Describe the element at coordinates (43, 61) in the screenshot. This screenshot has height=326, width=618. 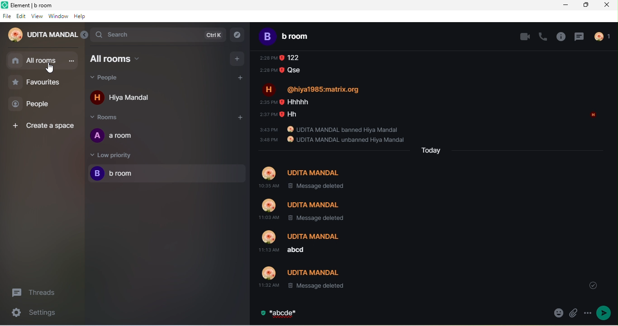
I see `all rooms` at that location.